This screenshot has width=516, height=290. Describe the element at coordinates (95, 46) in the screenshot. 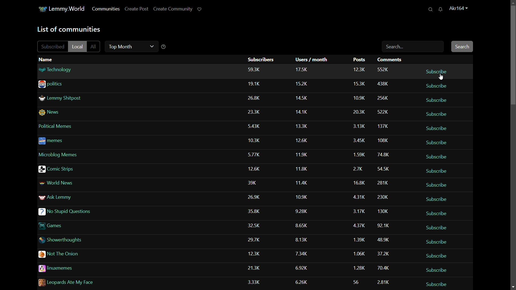

I see `all` at that location.